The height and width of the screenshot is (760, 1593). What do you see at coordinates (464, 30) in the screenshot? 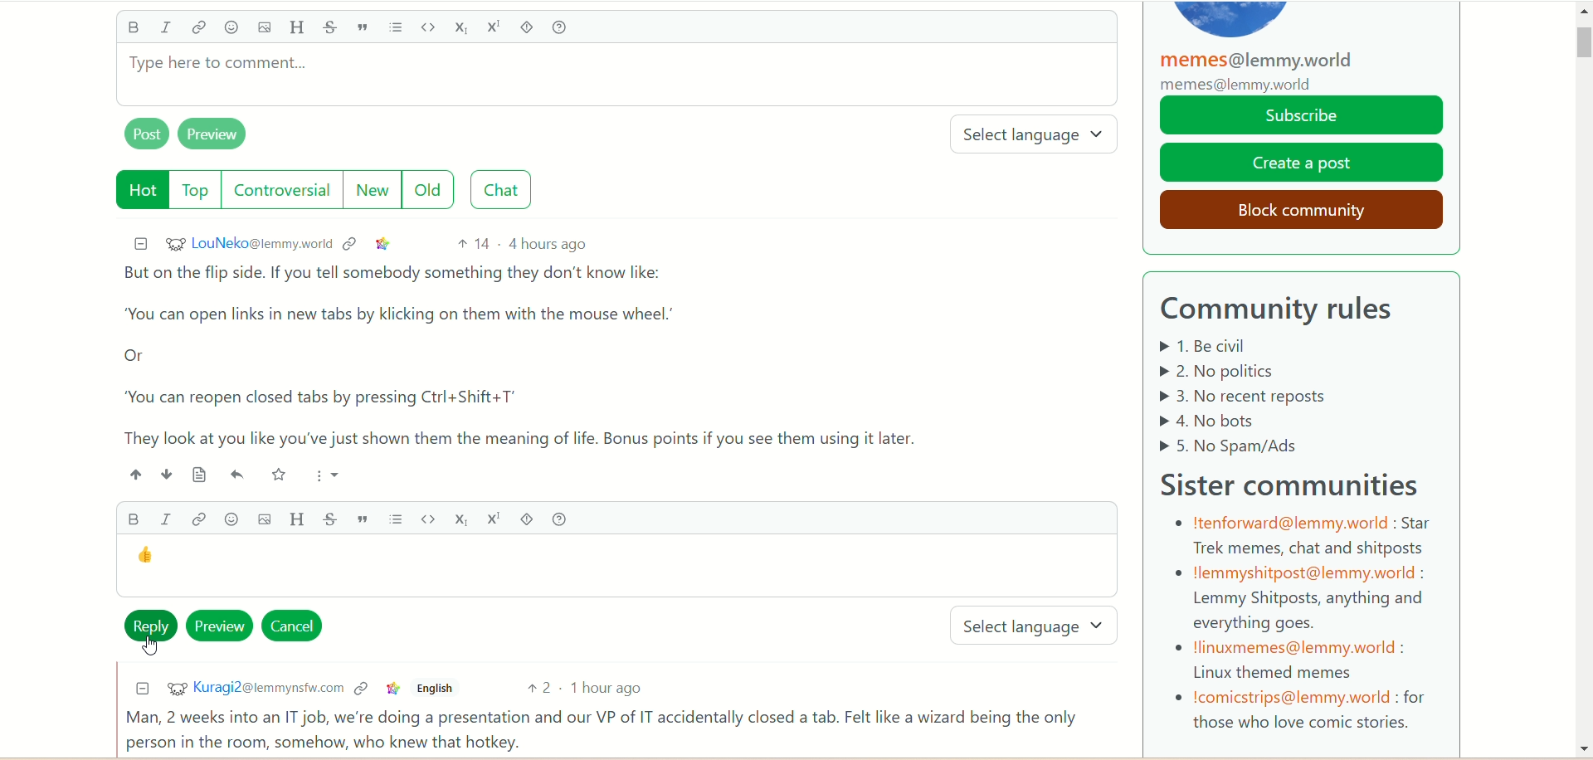
I see `subscript` at bounding box center [464, 30].